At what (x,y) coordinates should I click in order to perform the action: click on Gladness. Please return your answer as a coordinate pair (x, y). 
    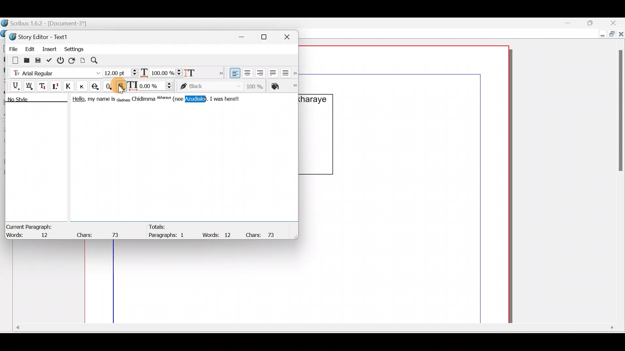
    Looking at the image, I should click on (123, 99).